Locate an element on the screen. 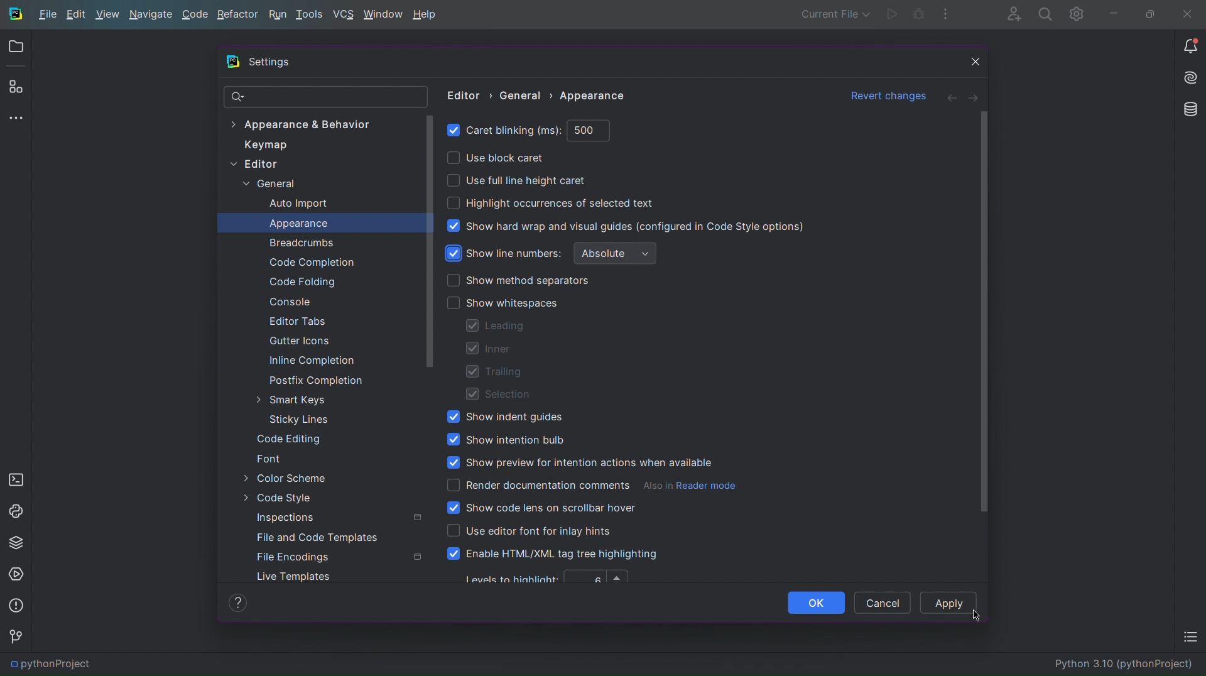 The width and height of the screenshot is (1206, 676). Caret blinking is located at coordinates (529, 131).